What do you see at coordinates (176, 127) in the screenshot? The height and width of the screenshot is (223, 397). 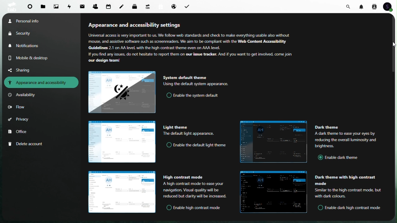 I see `Light theme` at bounding box center [176, 127].